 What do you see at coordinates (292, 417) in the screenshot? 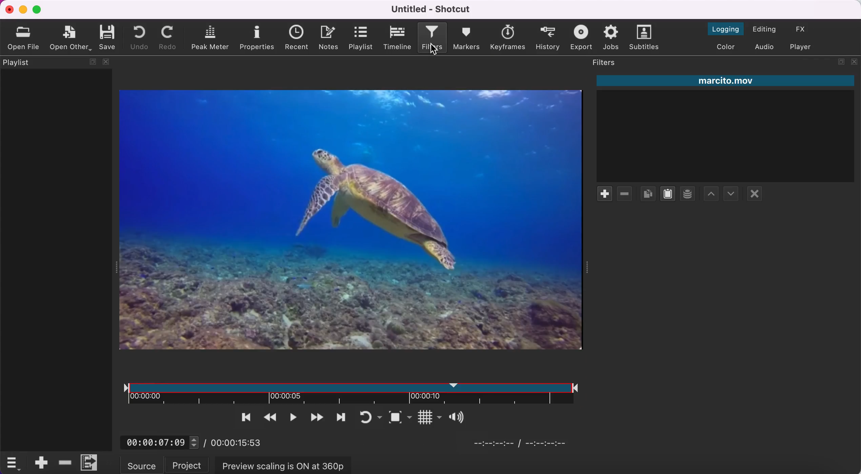
I see `toggle play or pause` at bounding box center [292, 417].